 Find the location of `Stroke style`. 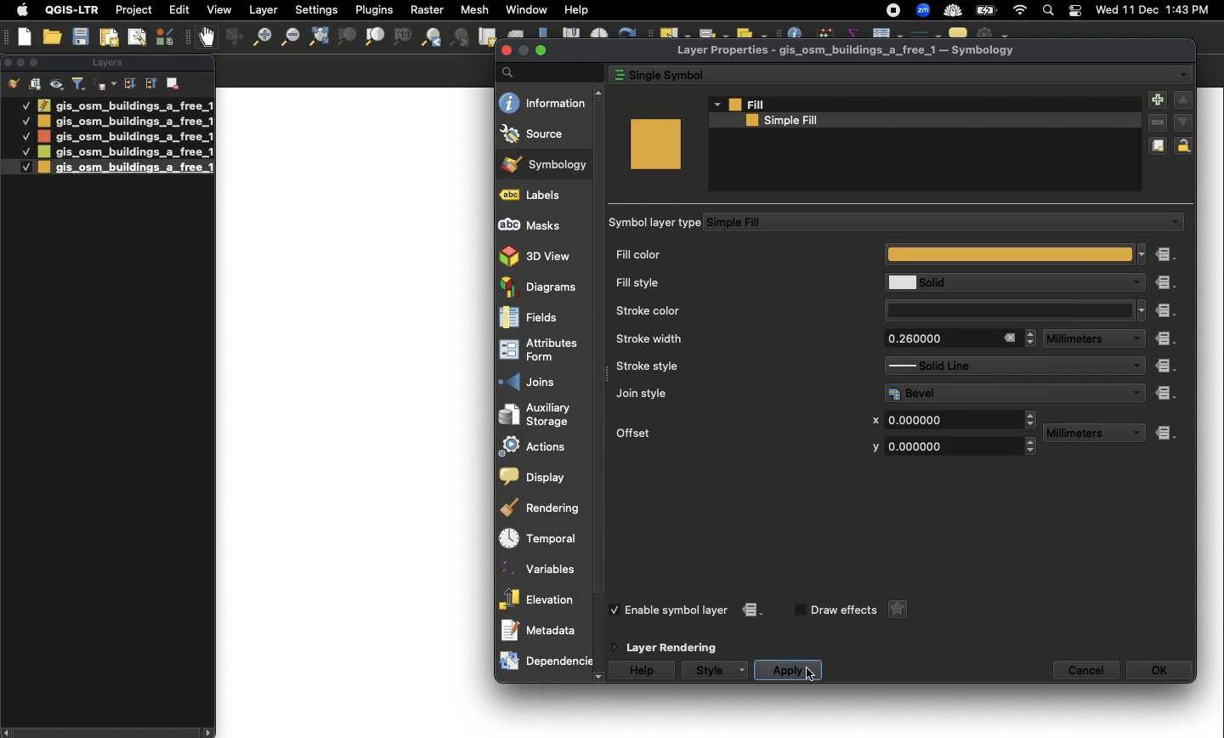

Stroke style is located at coordinates (732, 366).